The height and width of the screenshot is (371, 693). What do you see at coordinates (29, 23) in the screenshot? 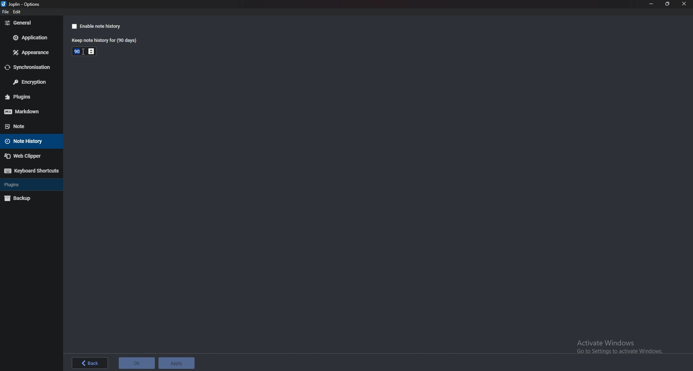
I see `General` at bounding box center [29, 23].